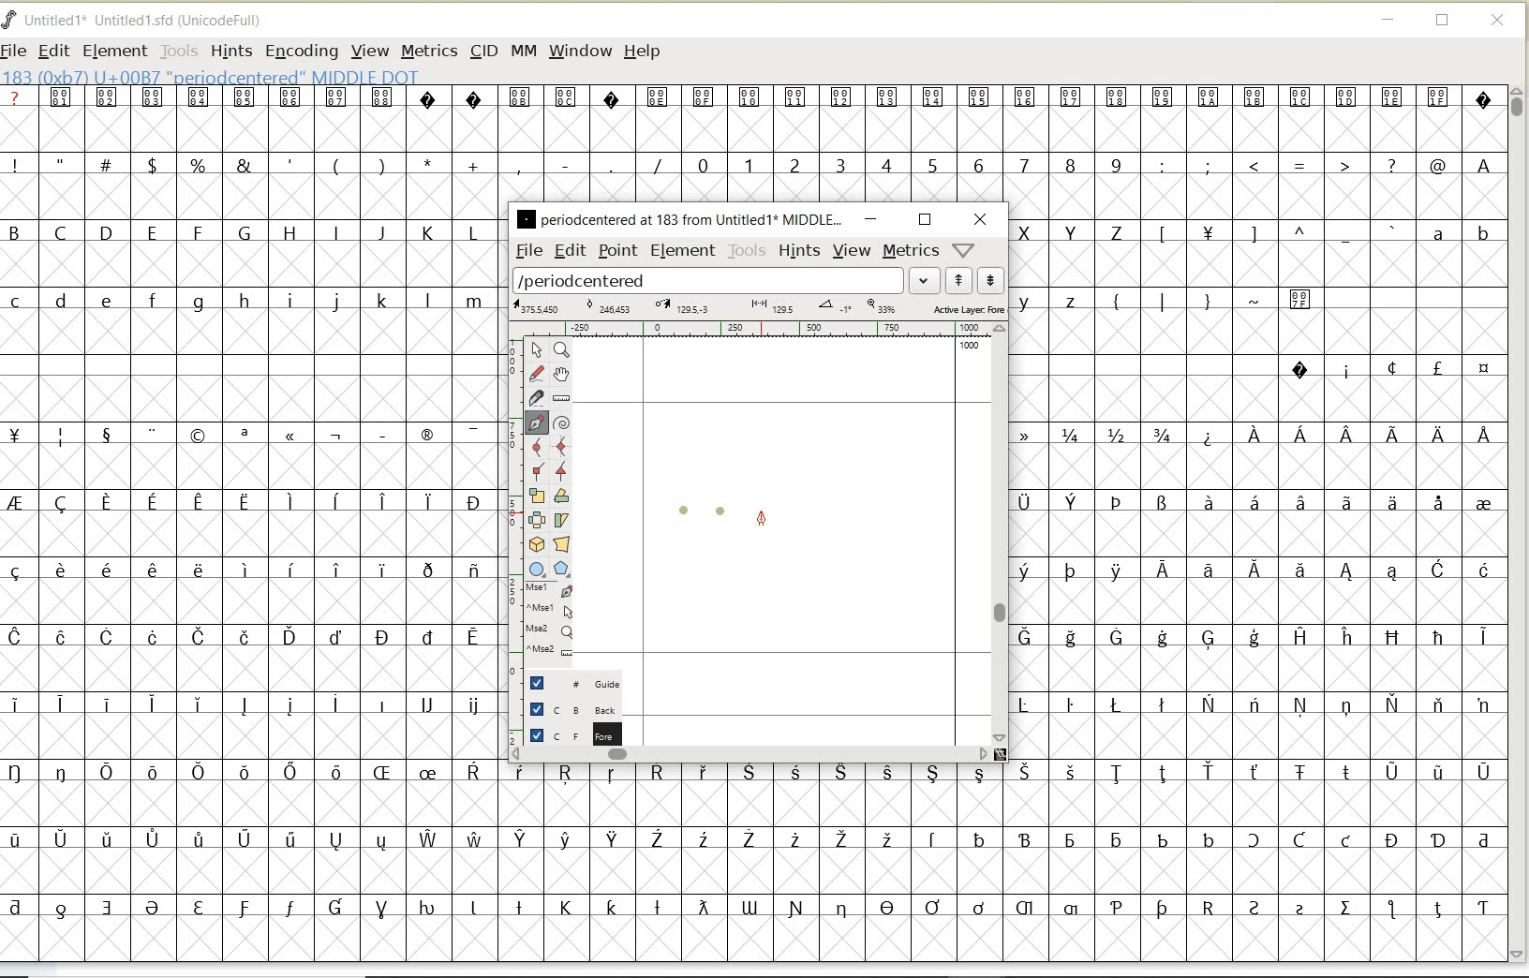 The image size is (1529, 978). What do you see at coordinates (970, 348) in the screenshot?
I see `1000` at bounding box center [970, 348].